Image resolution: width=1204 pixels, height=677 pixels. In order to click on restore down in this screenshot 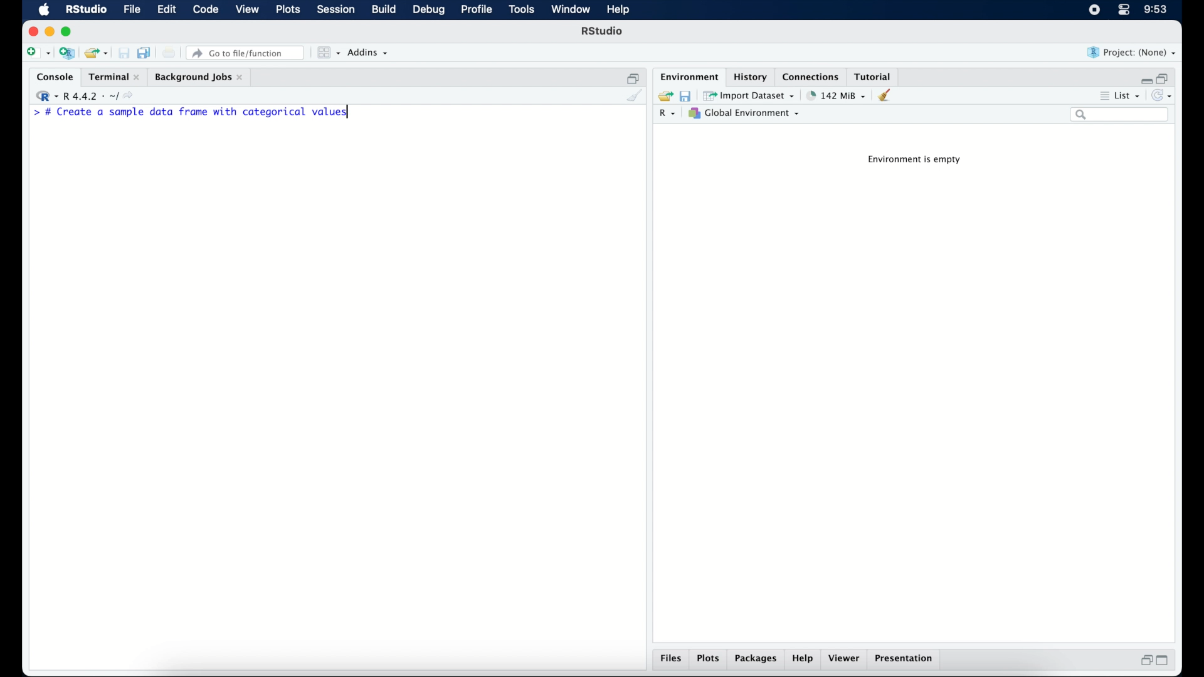, I will do `click(1144, 660)`.